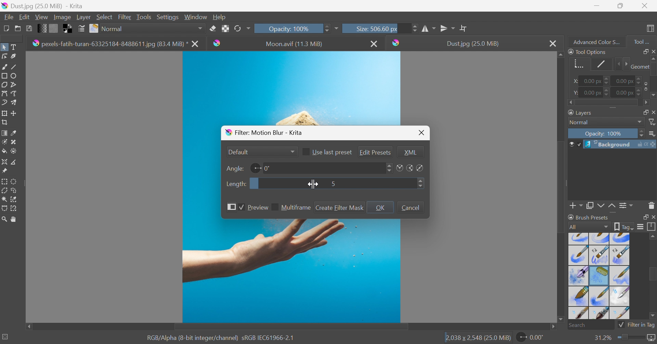 The image size is (657, 344). What do you see at coordinates (422, 133) in the screenshot?
I see `Close` at bounding box center [422, 133].